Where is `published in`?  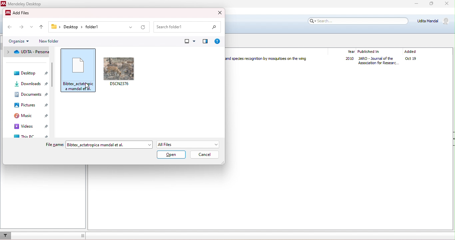 published in is located at coordinates (370, 52).